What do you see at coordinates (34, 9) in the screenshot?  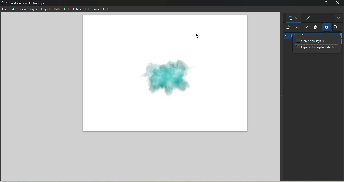 I see `Layer` at bounding box center [34, 9].